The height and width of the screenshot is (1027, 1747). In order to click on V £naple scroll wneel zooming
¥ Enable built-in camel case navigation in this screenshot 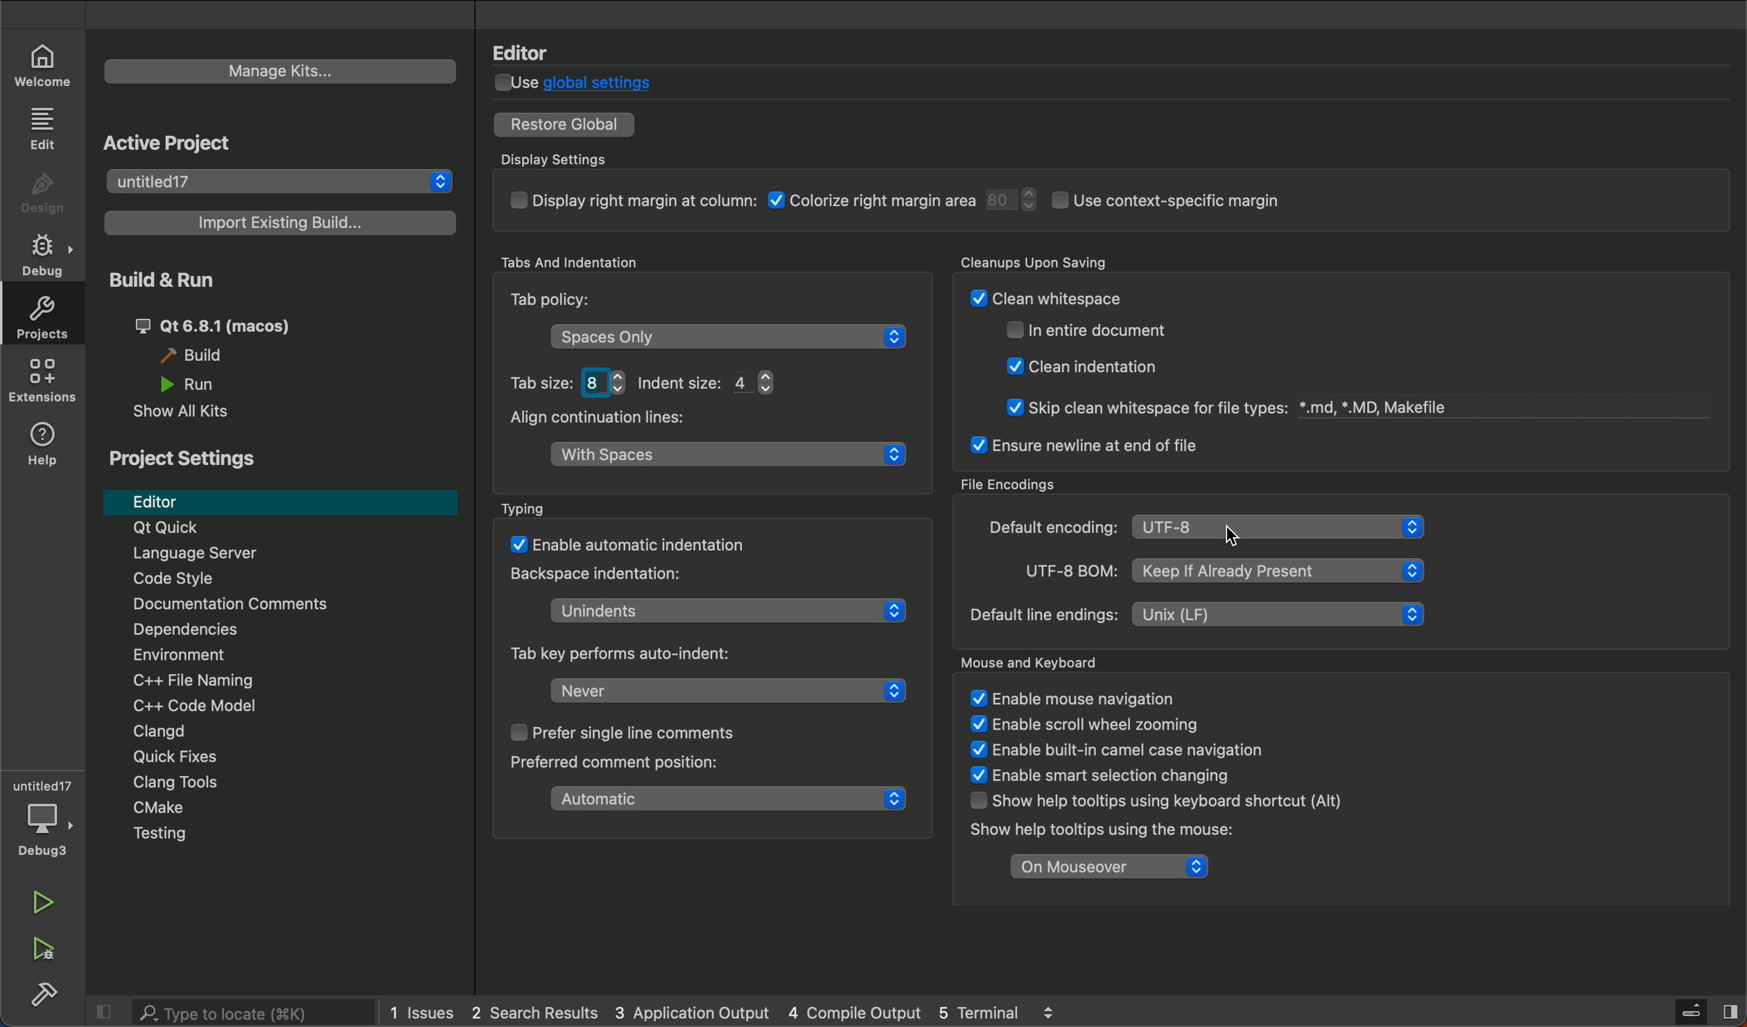, I will do `click(1081, 727)`.